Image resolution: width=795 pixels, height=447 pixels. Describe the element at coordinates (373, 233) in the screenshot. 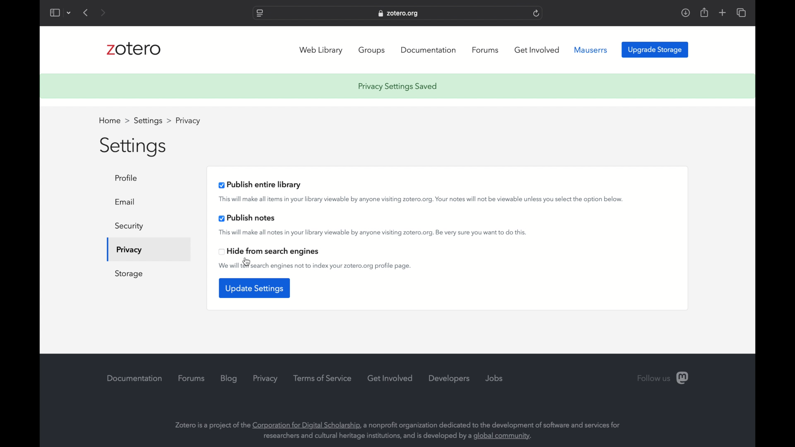

I see `this will make all notes inn your library viewable` at that location.